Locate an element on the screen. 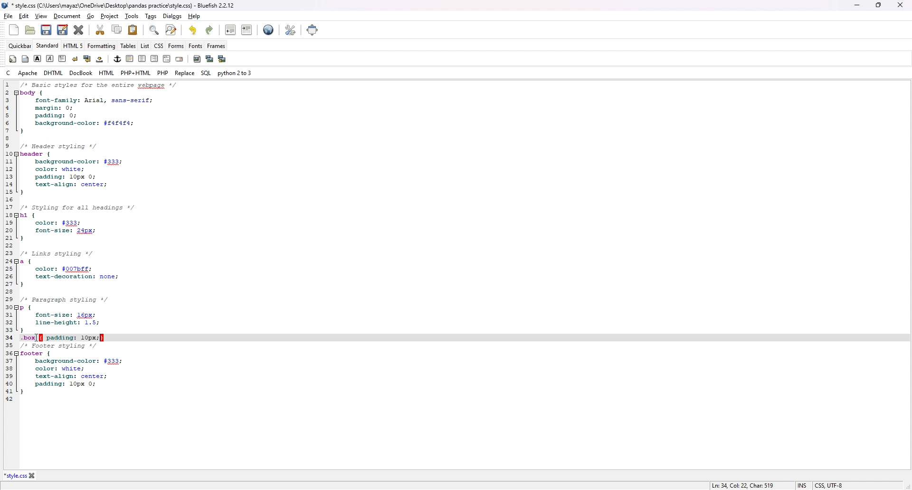 This screenshot has width=912, height=490. INS is located at coordinates (801, 484).